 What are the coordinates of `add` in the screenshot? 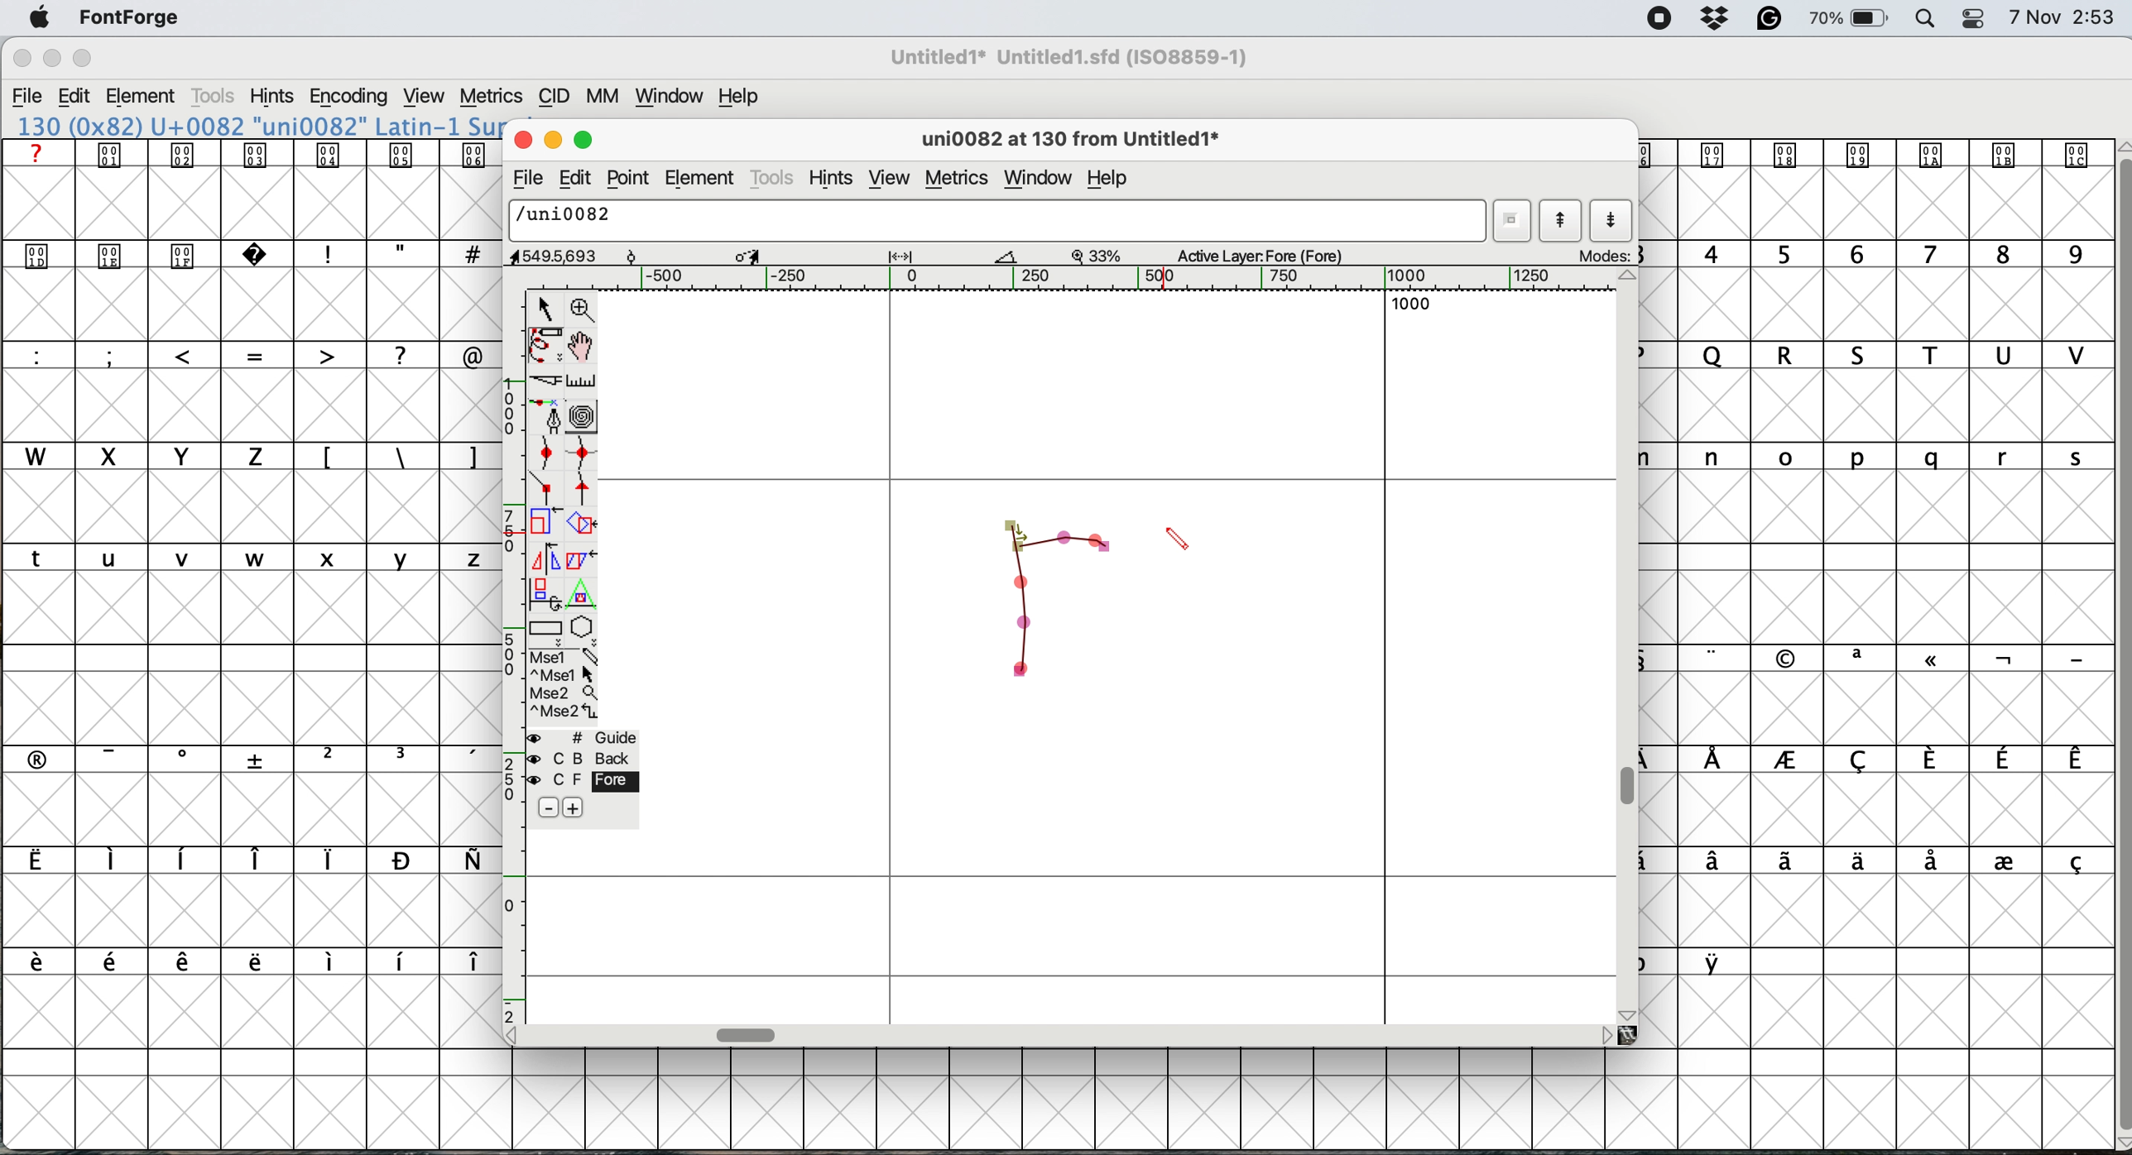 It's located at (574, 806).